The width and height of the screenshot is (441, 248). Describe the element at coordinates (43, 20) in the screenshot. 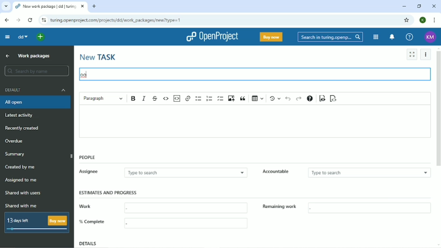

I see `View site information` at that location.